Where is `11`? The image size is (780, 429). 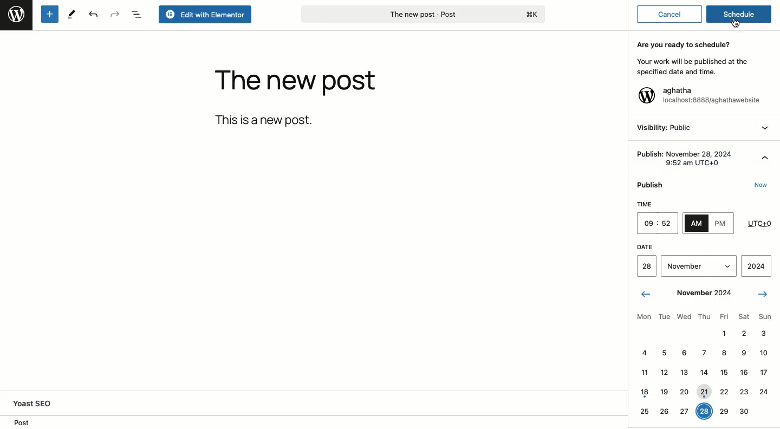 11 is located at coordinates (645, 371).